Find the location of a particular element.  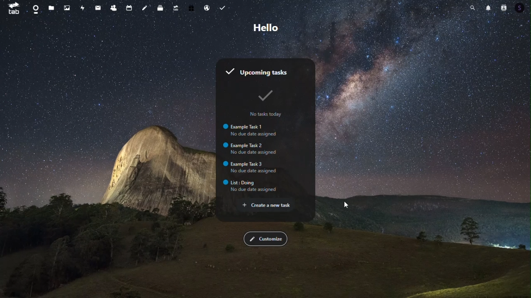

Account icon is located at coordinates (503, 8).